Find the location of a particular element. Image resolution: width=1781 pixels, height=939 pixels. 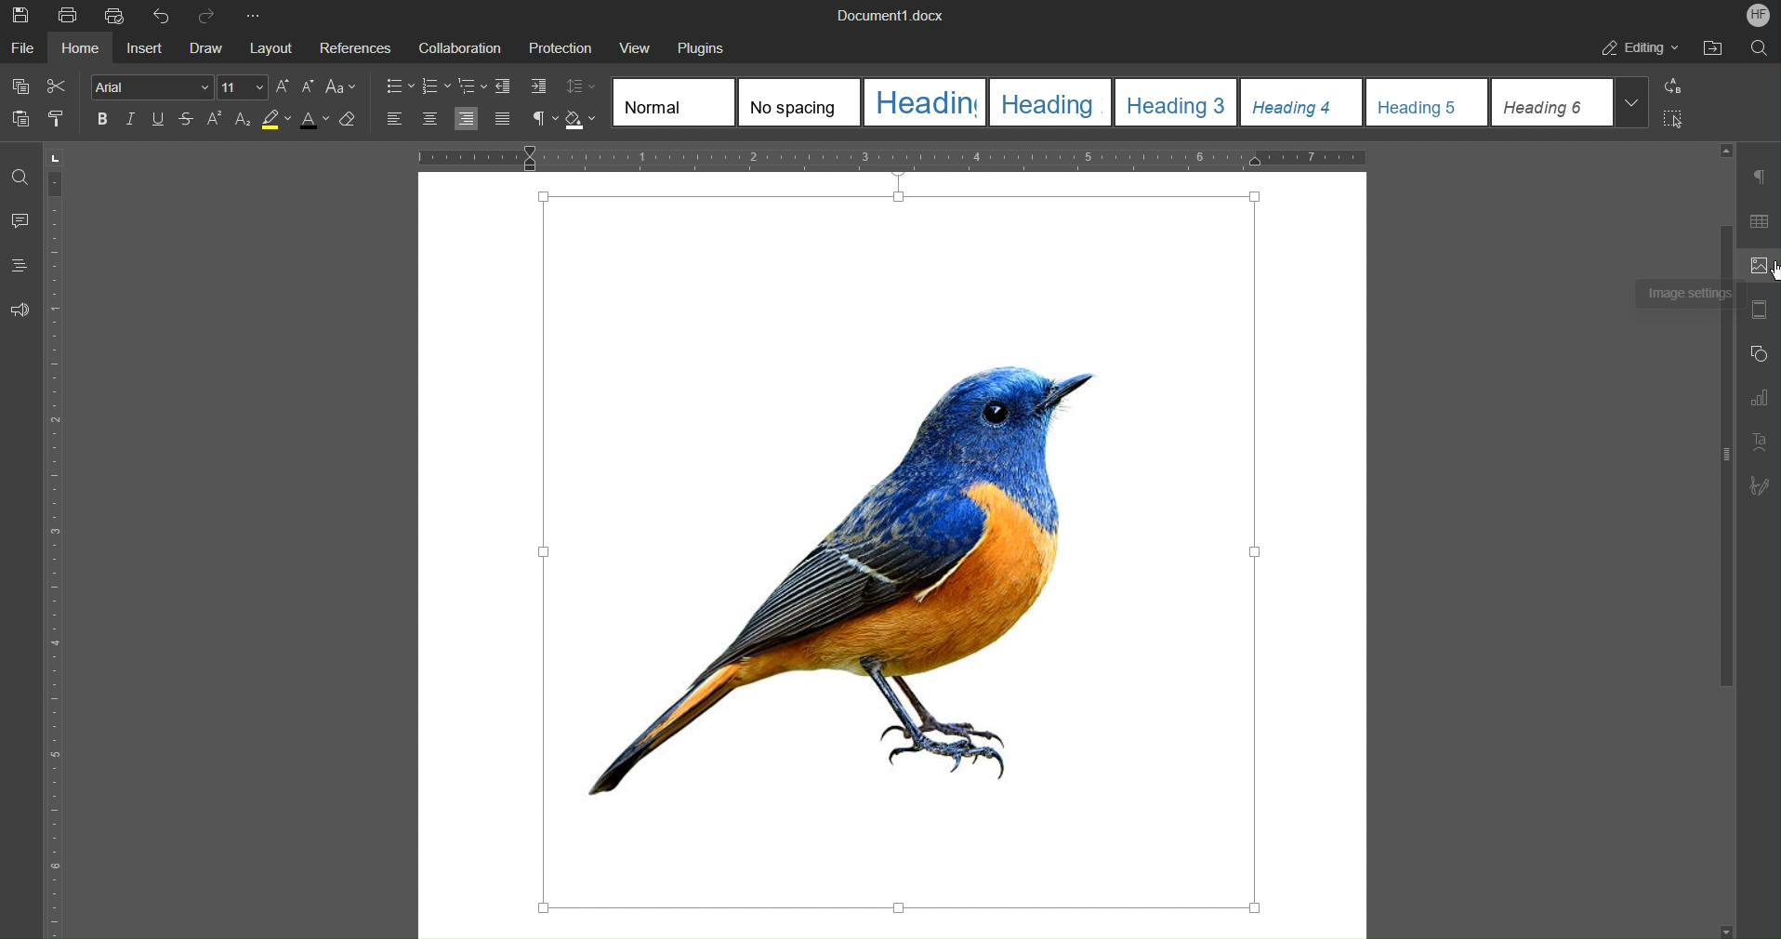

Customize Quick Access Bar is located at coordinates (252, 13).